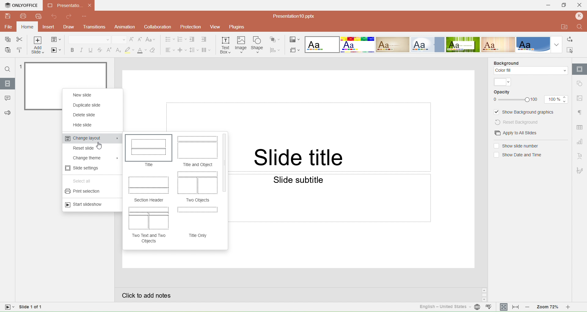 The width and height of the screenshot is (587, 312). What do you see at coordinates (118, 39) in the screenshot?
I see `Font size` at bounding box center [118, 39].